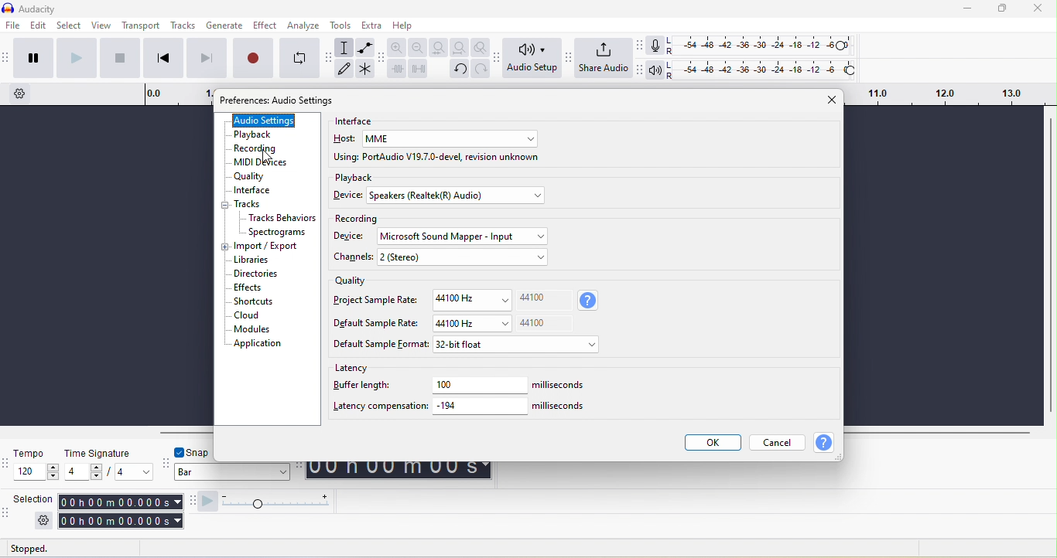 This screenshot has width=1057, height=558. What do you see at coordinates (460, 47) in the screenshot?
I see `fit project to width` at bounding box center [460, 47].